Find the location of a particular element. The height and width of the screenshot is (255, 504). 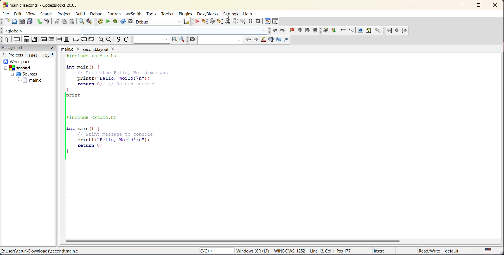

exit condition loop is located at coordinates (52, 39).